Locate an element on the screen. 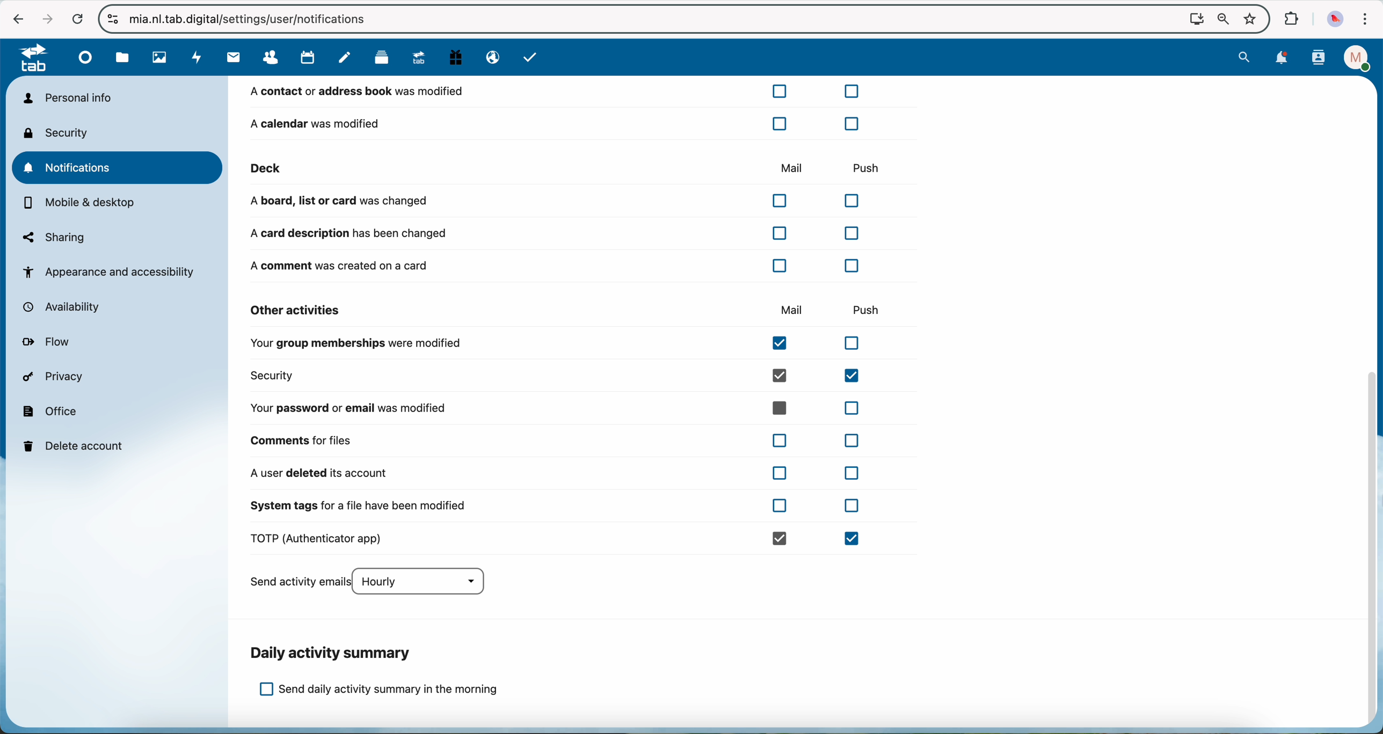 The image size is (1383, 734). navigate foward is located at coordinates (44, 17).